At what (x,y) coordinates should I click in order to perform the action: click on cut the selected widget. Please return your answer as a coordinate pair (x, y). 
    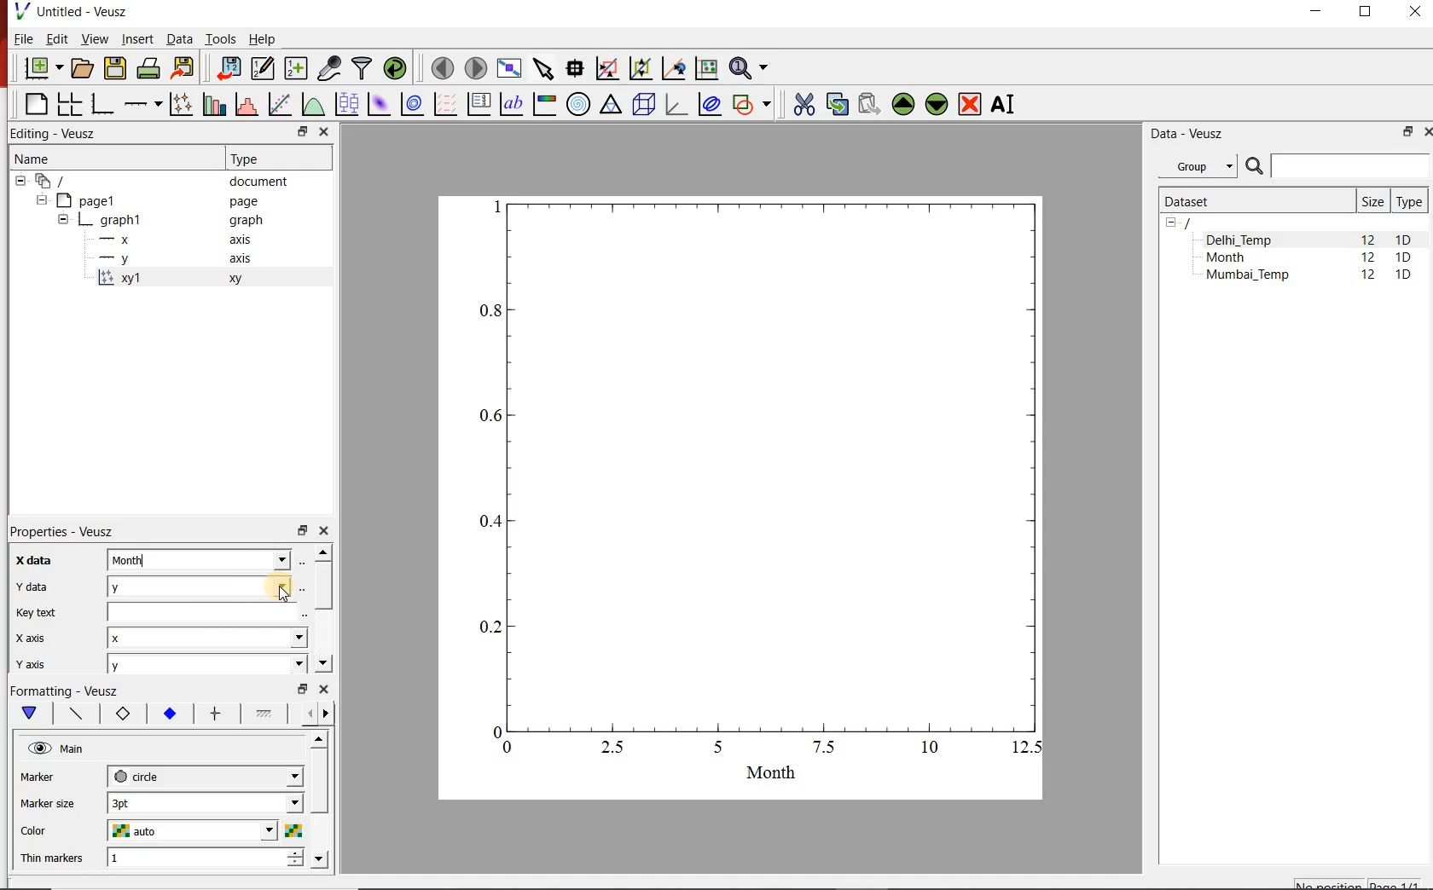
    Looking at the image, I should click on (804, 104).